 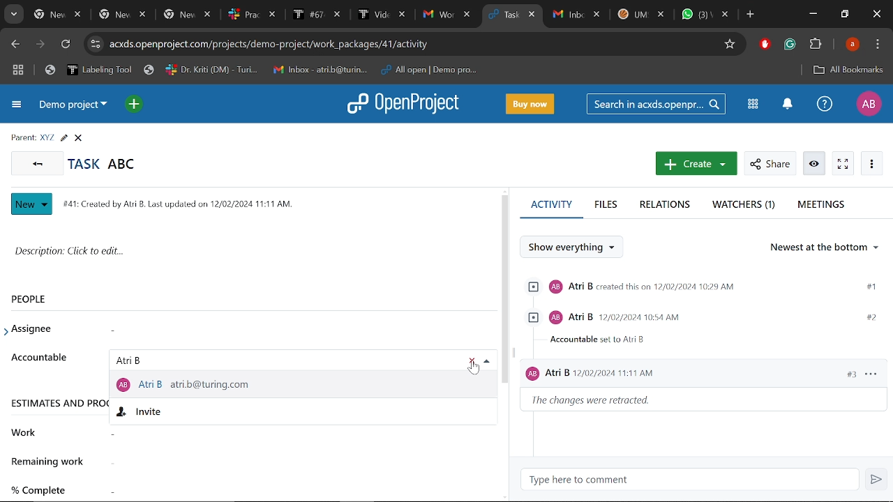 I want to click on Go to previous page, so click(x=36, y=162).